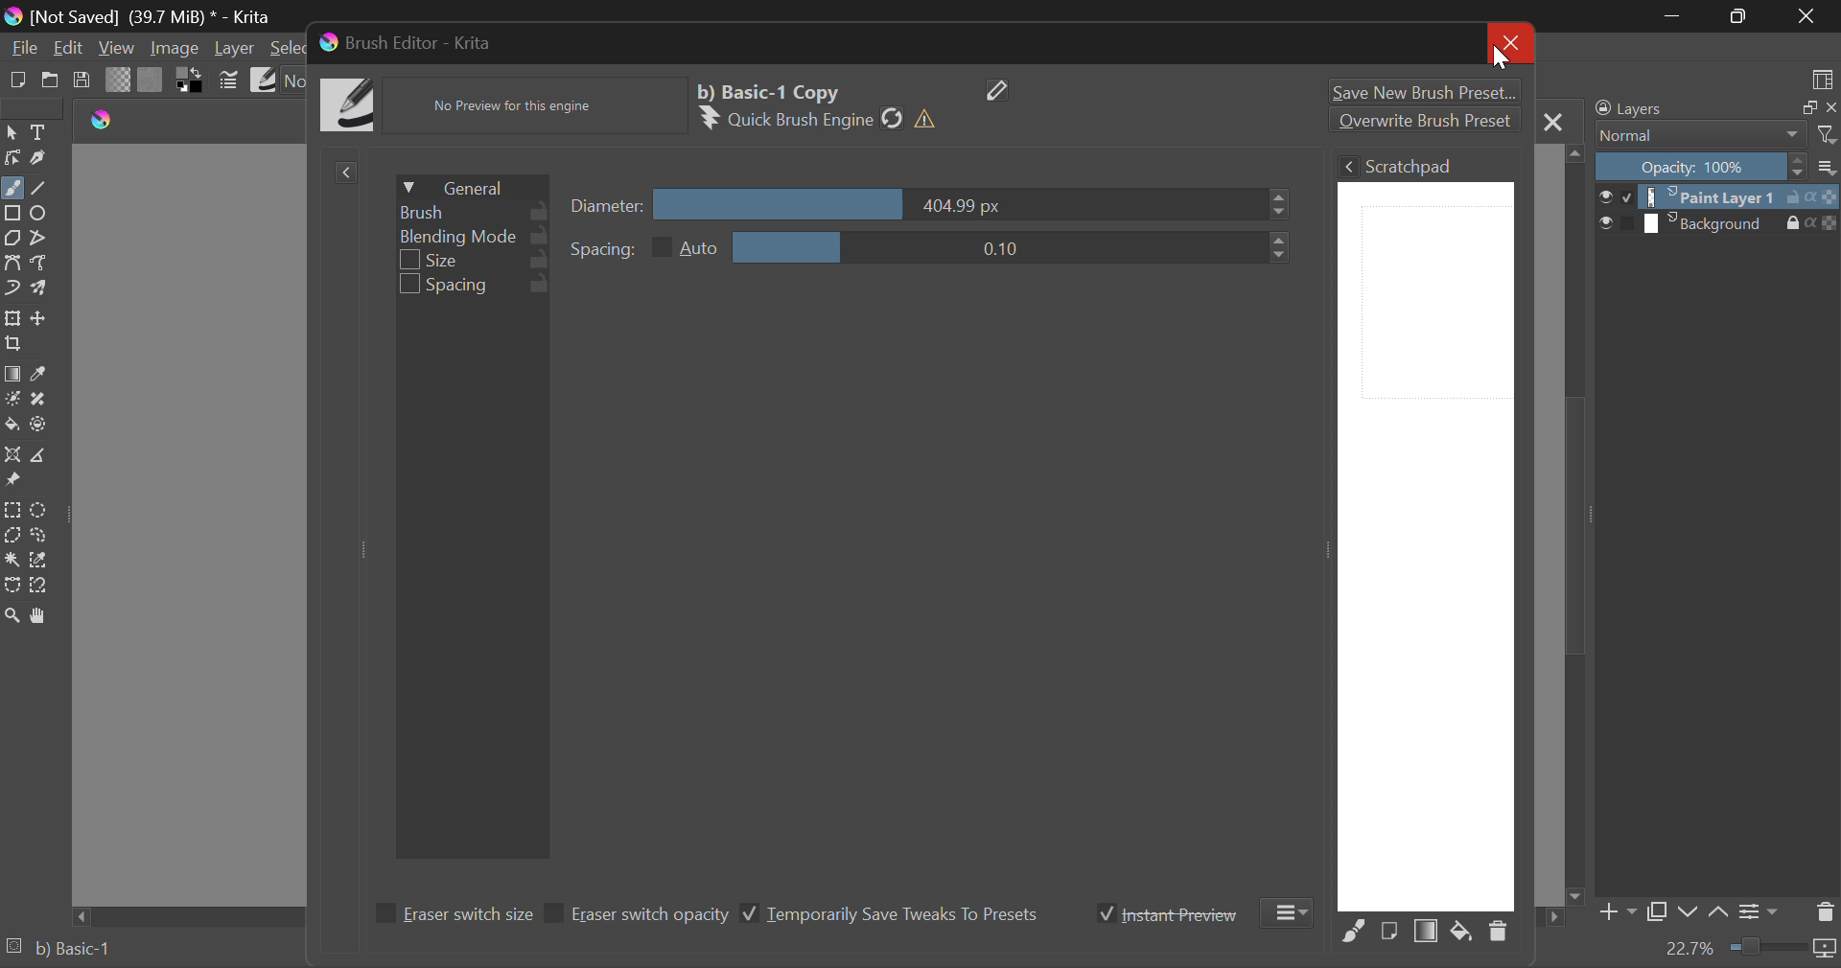  I want to click on Diameter Slider, so click(933, 205).